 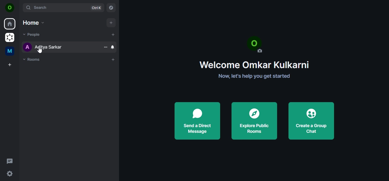 What do you see at coordinates (33, 22) in the screenshot?
I see `home` at bounding box center [33, 22].